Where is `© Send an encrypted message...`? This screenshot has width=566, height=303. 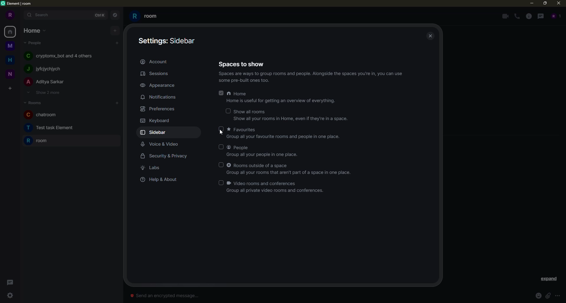 © Send an encrypted message... is located at coordinates (183, 297).